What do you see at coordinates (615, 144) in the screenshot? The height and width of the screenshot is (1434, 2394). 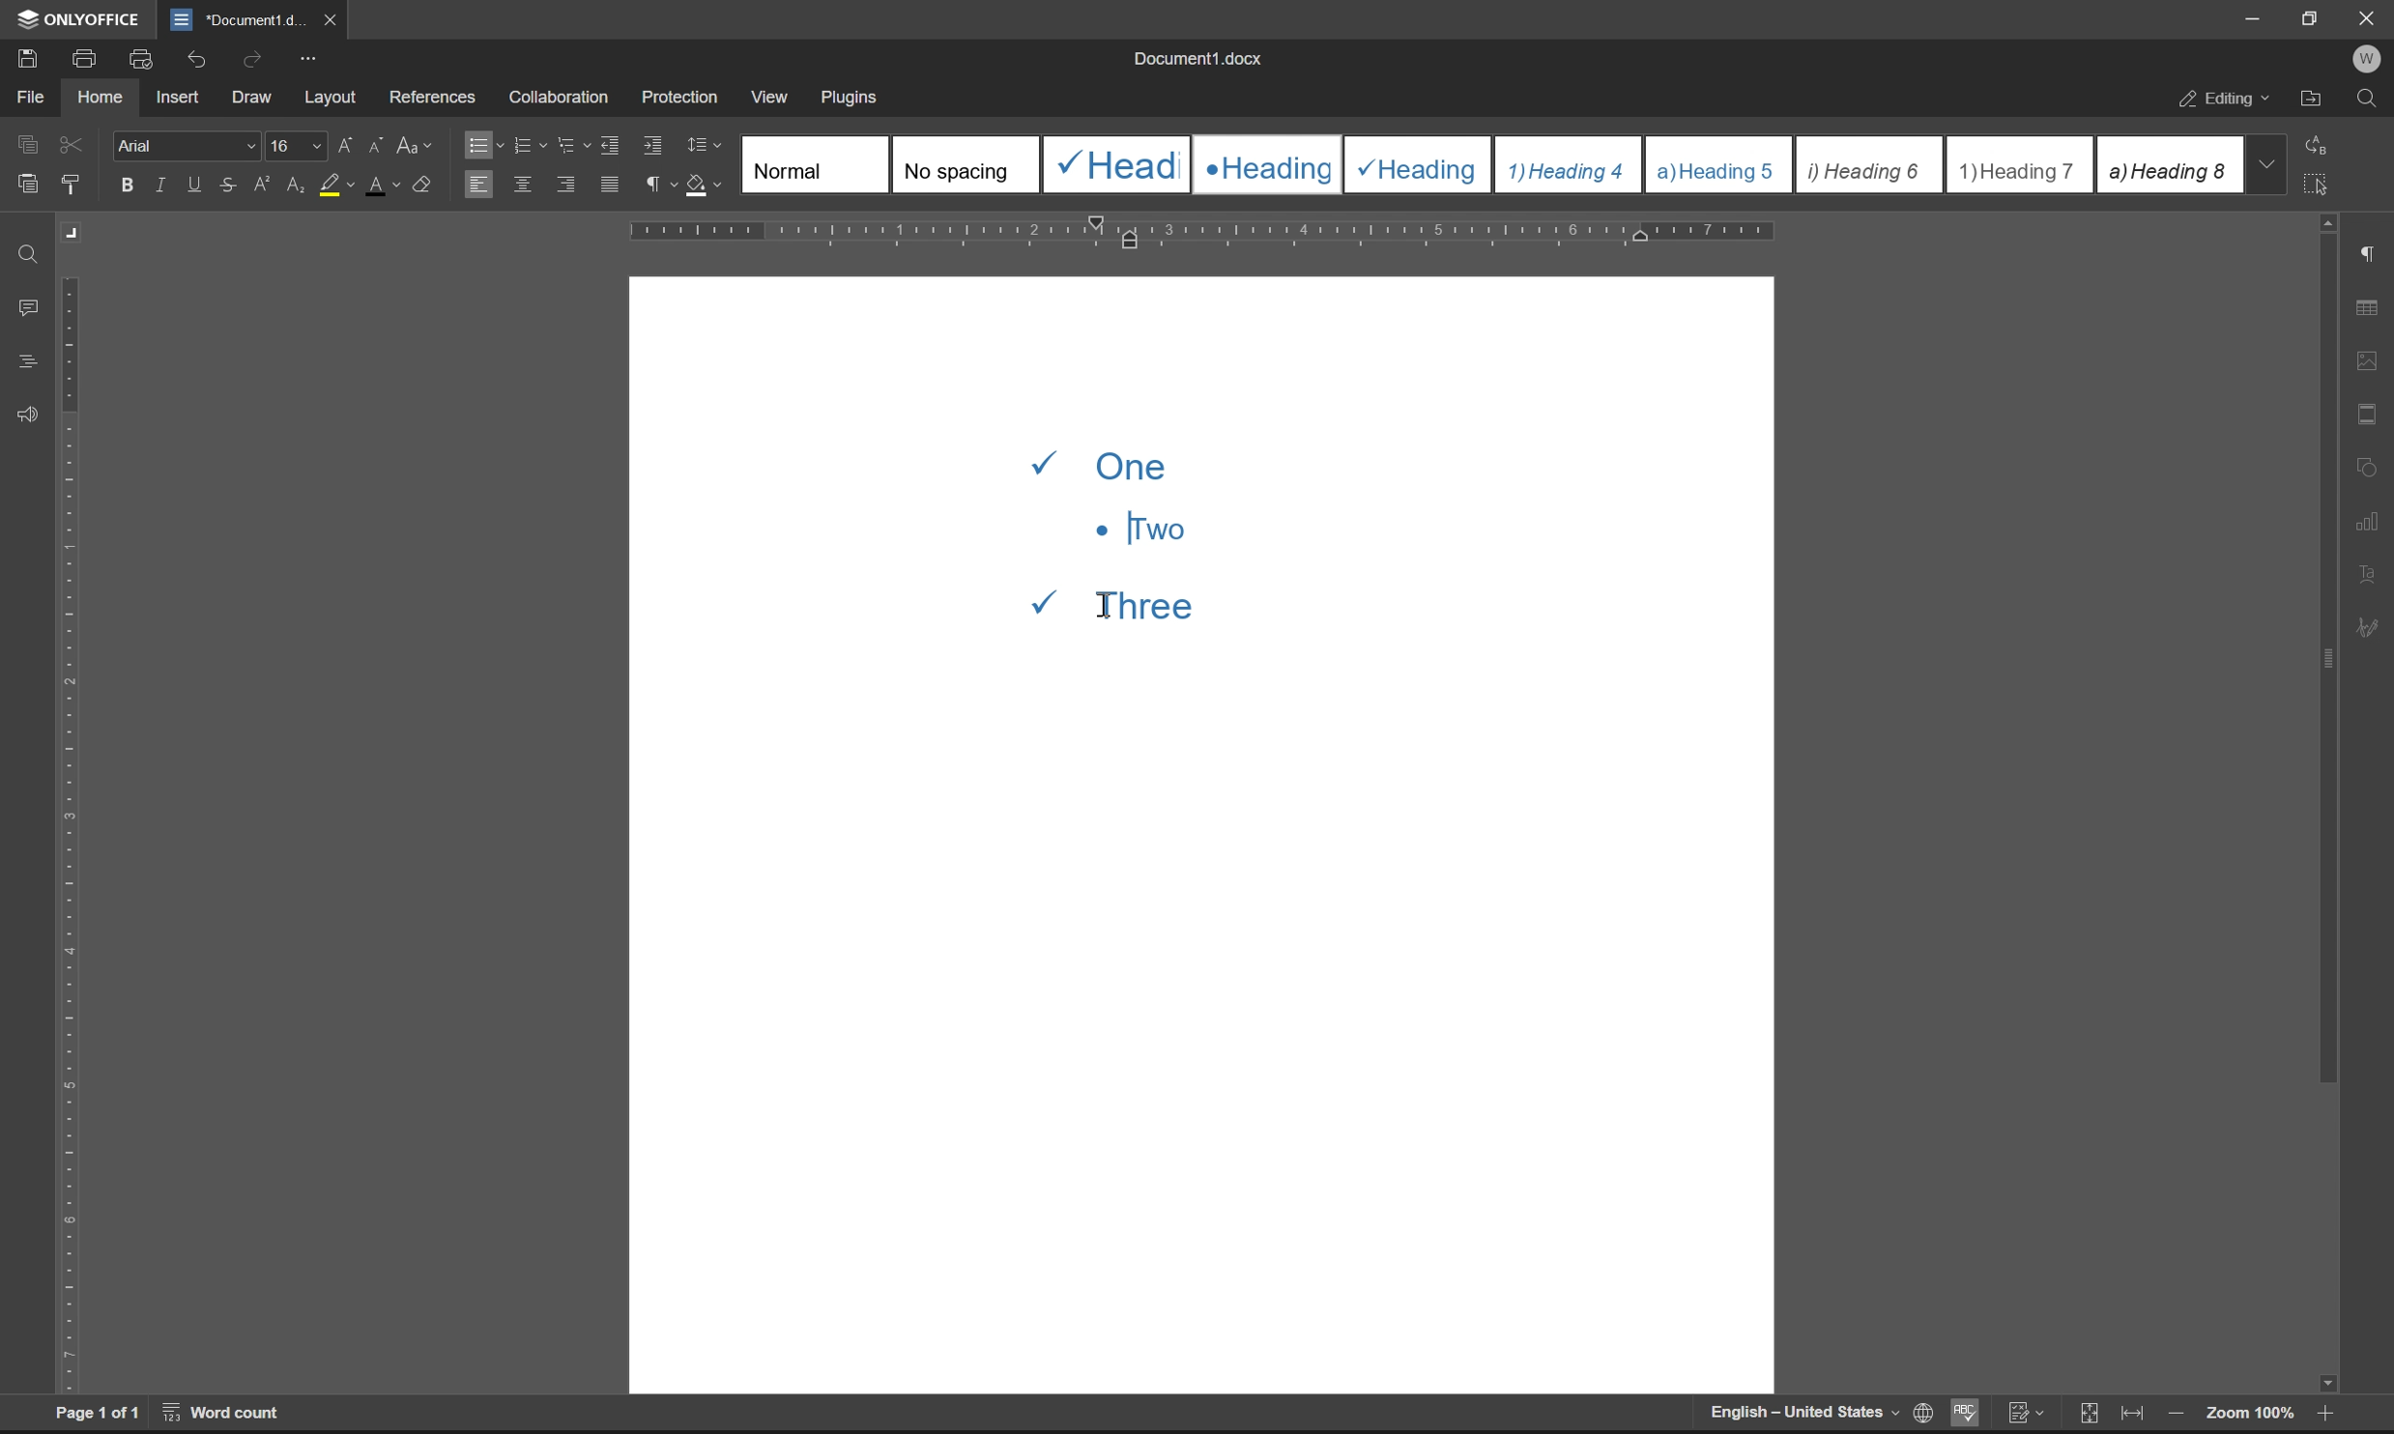 I see `decrease indent` at bounding box center [615, 144].